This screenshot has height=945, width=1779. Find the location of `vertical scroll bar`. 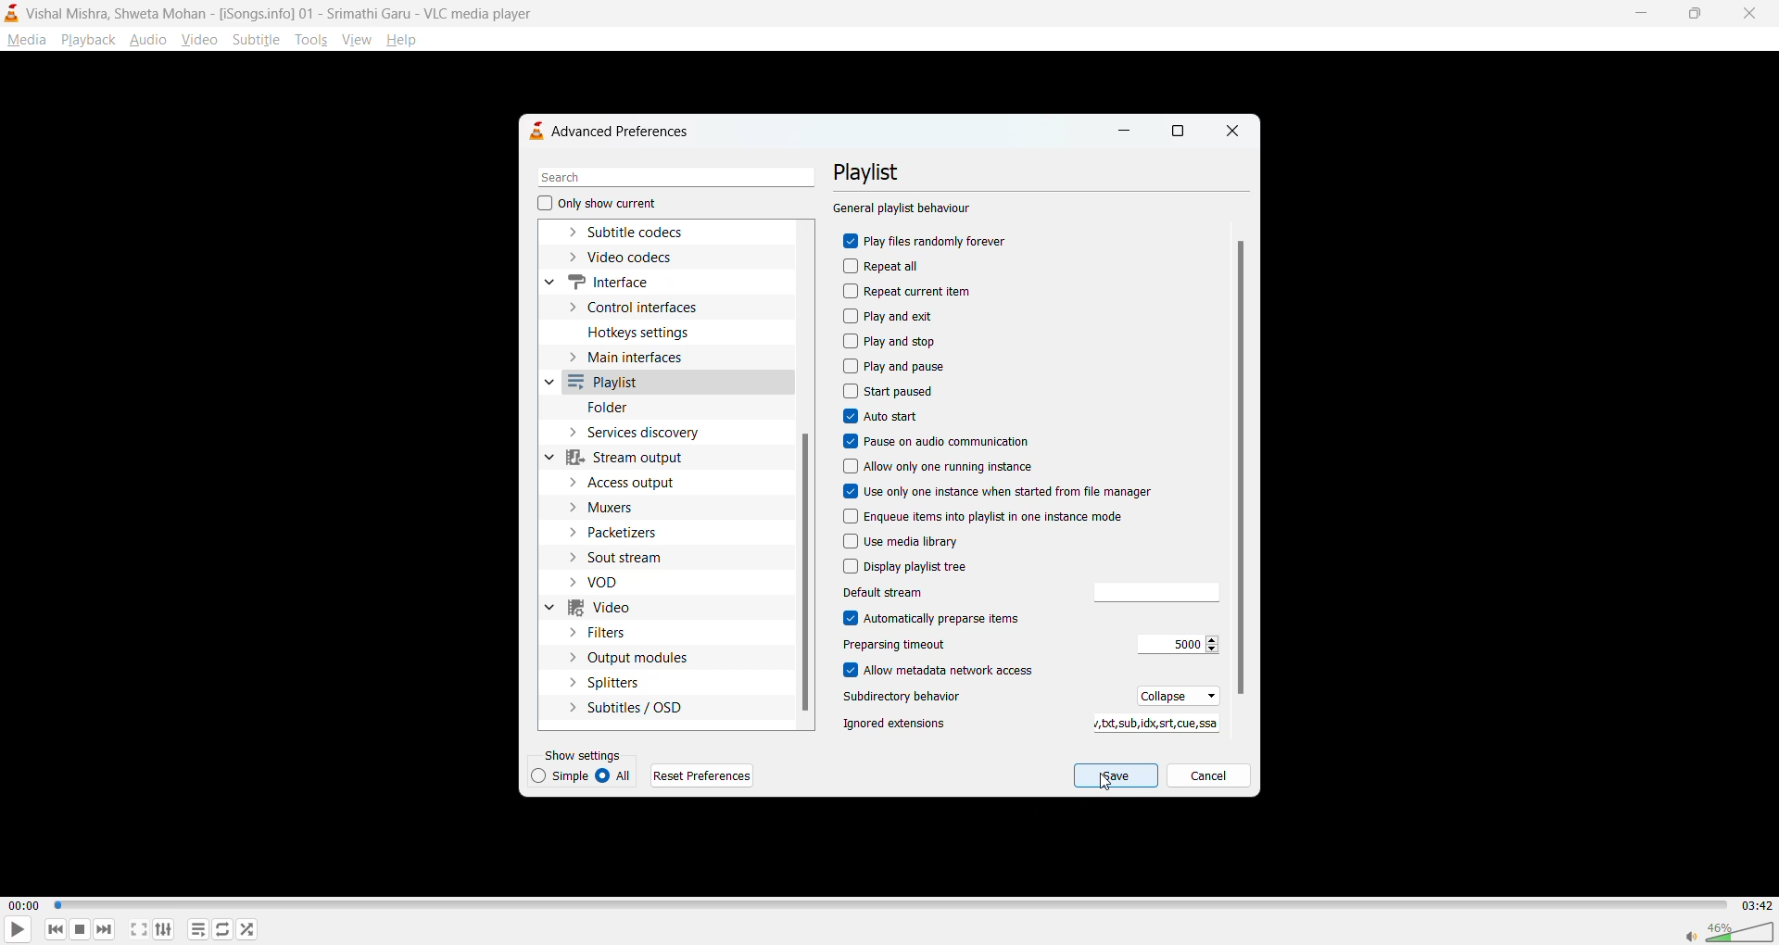

vertical scroll bar is located at coordinates (806, 573).